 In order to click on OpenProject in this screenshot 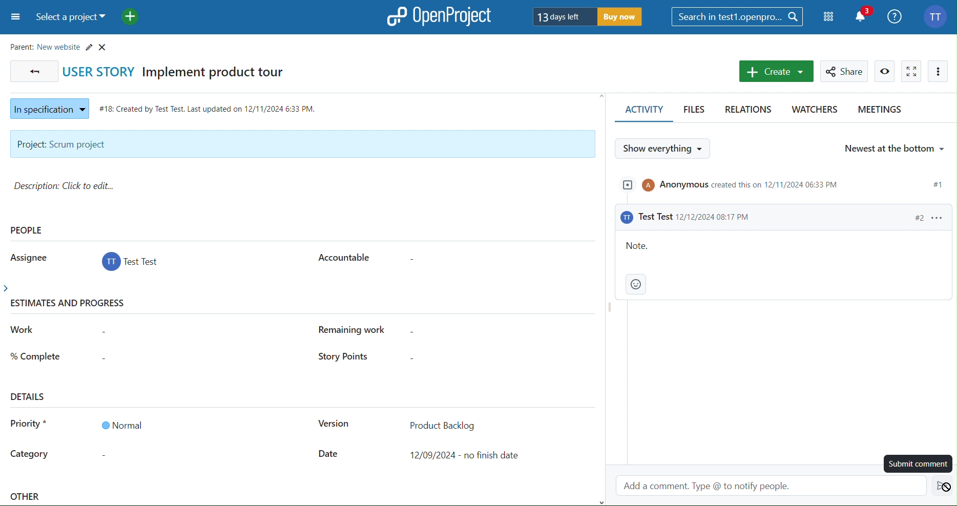, I will do `click(440, 16)`.